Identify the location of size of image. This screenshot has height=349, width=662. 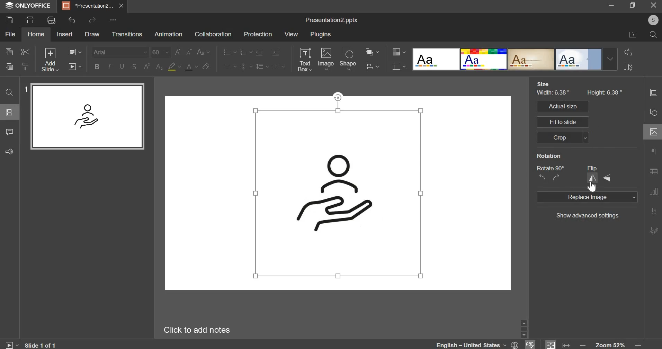
(579, 92).